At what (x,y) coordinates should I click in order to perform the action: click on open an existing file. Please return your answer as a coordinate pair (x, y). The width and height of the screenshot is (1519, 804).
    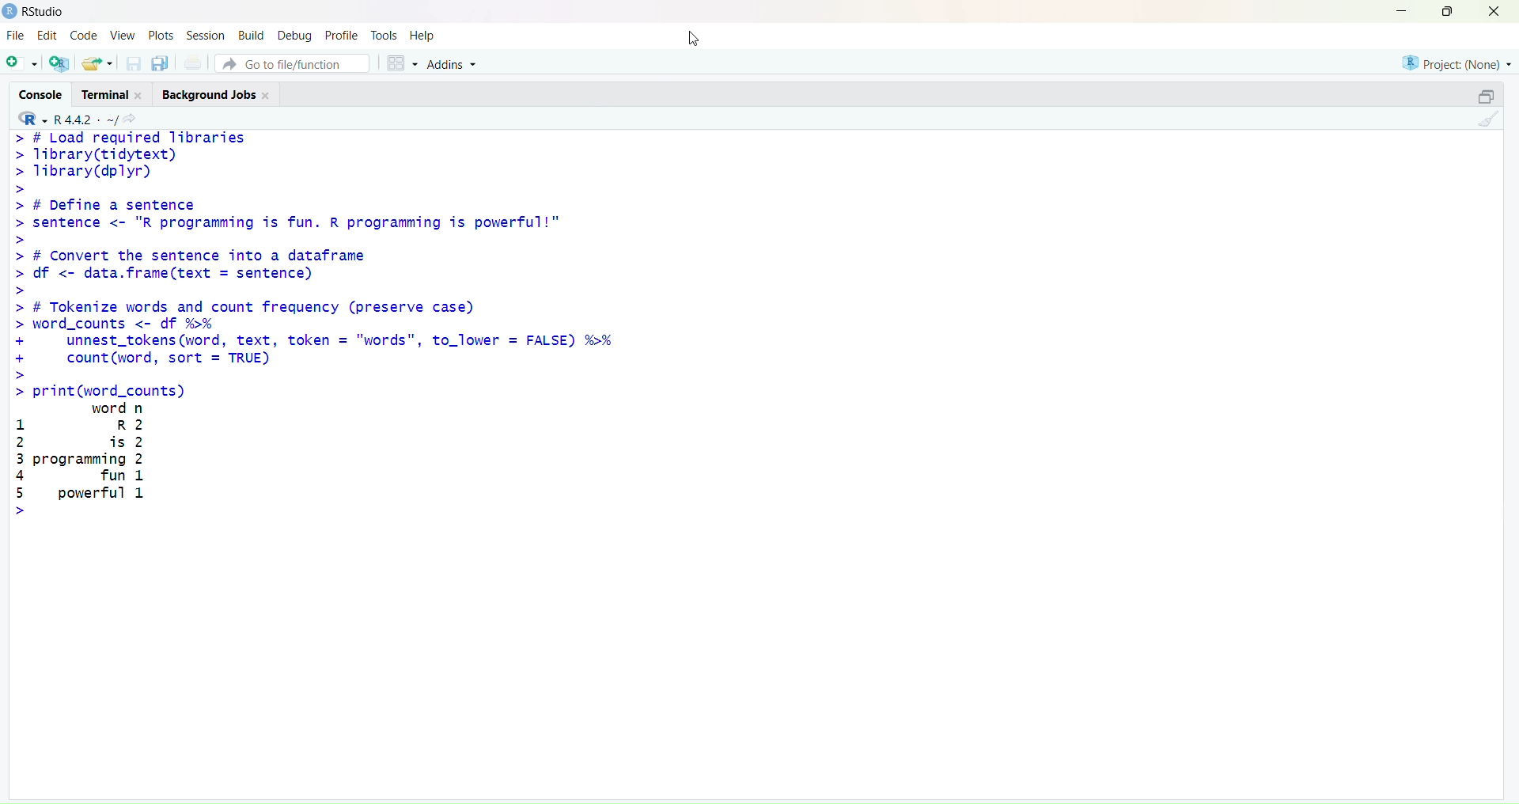
    Looking at the image, I should click on (99, 63).